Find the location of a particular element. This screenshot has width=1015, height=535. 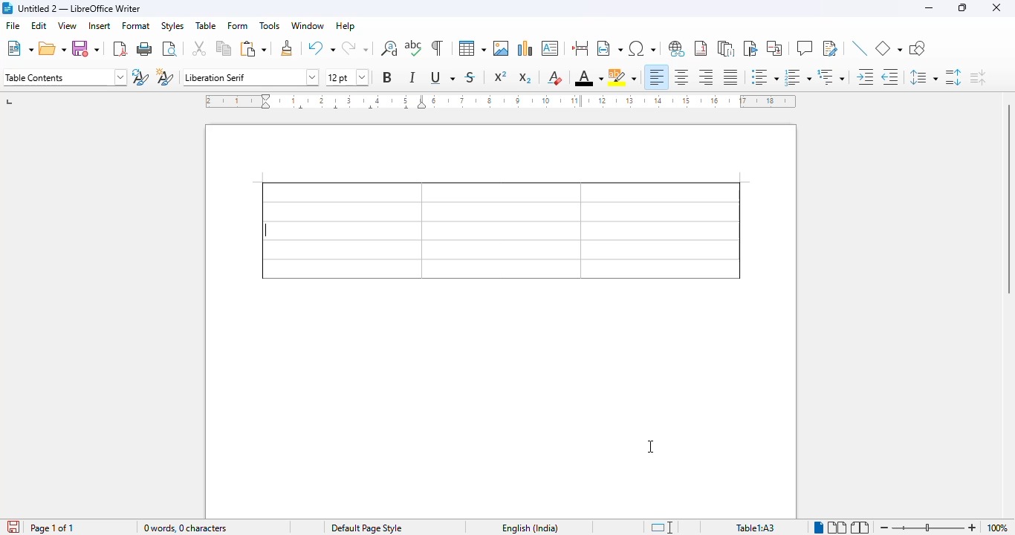

increase paragraph spacing is located at coordinates (953, 77).